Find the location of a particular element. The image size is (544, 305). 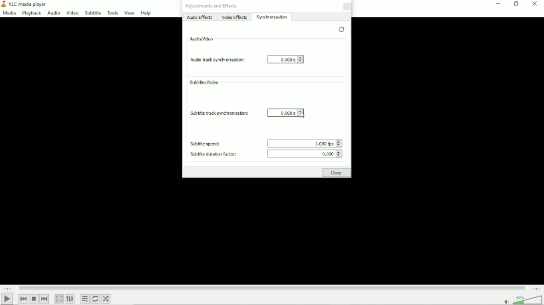

Subtitles/video is located at coordinates (204, 82).